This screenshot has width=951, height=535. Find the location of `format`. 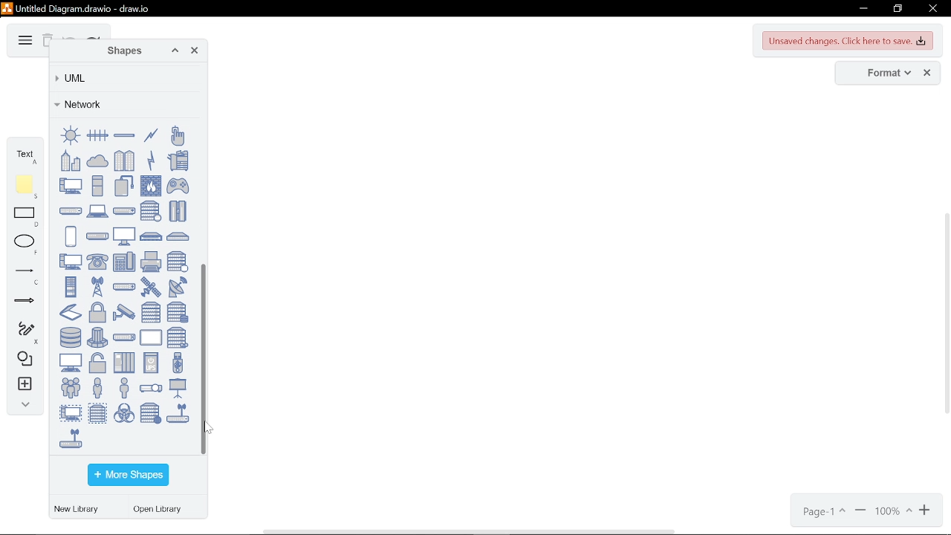

format is located at coordinates (884, 74).